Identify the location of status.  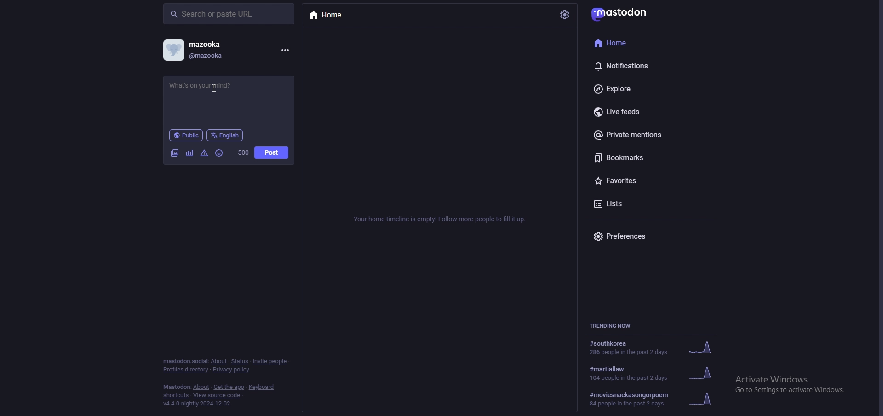
(240, 362).